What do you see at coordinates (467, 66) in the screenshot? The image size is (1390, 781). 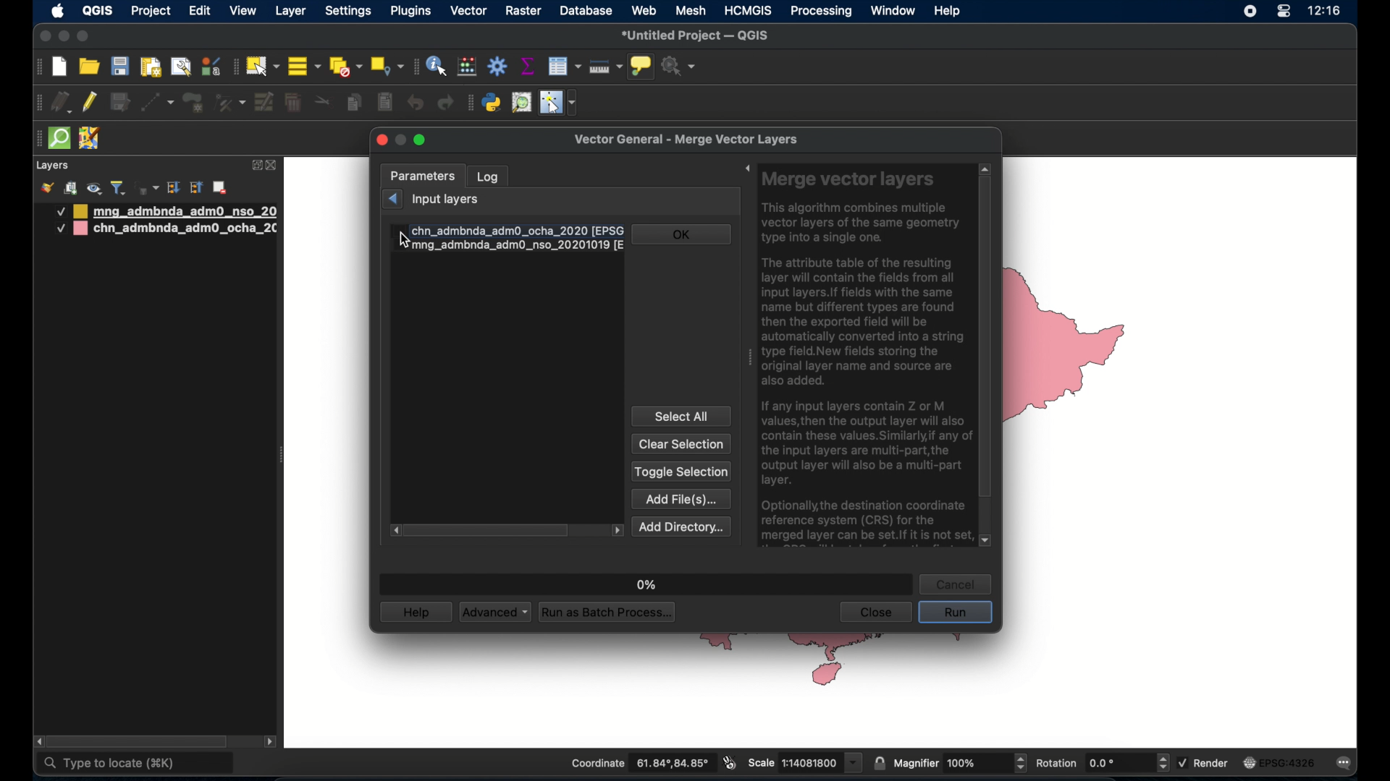 I see `open field calculator` at bounding box center [467, 66].